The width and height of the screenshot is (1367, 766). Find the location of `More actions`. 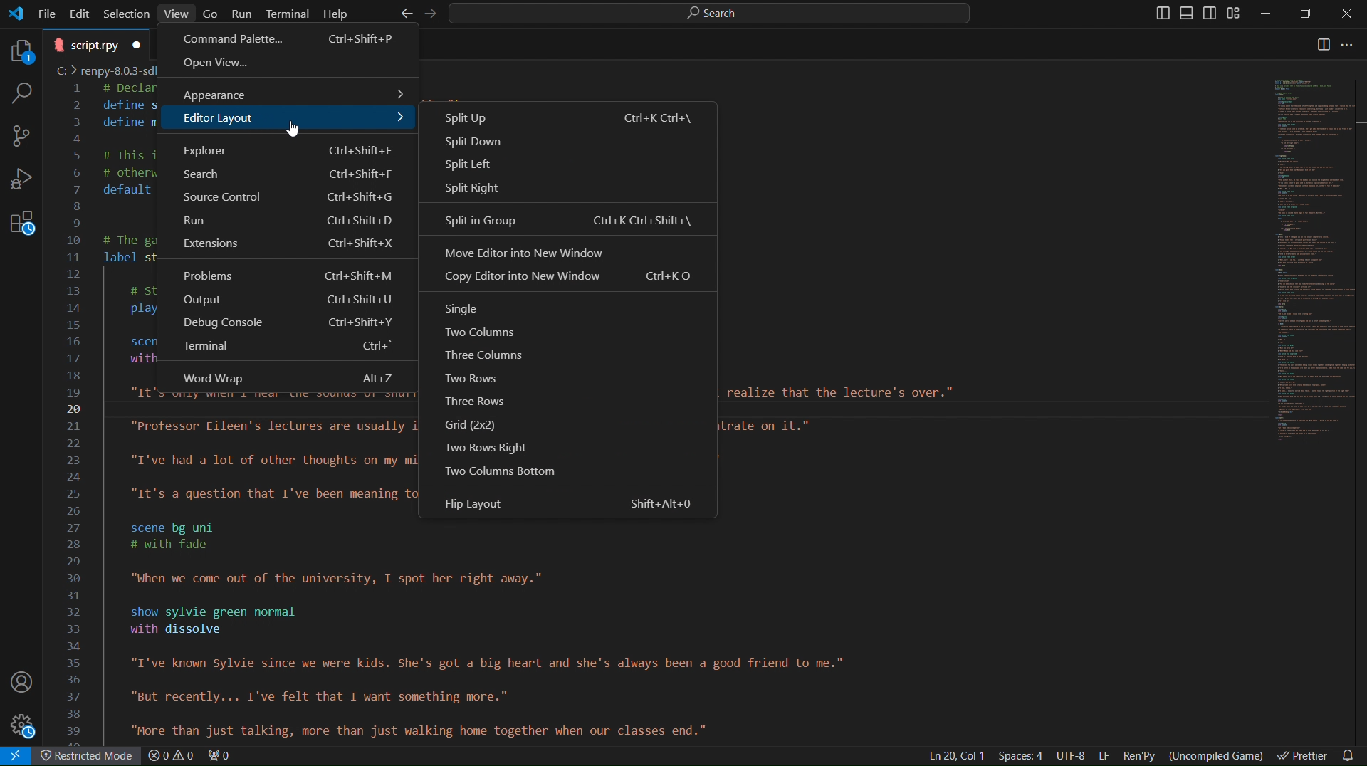

More actions is located at coordinates (1355, 46).